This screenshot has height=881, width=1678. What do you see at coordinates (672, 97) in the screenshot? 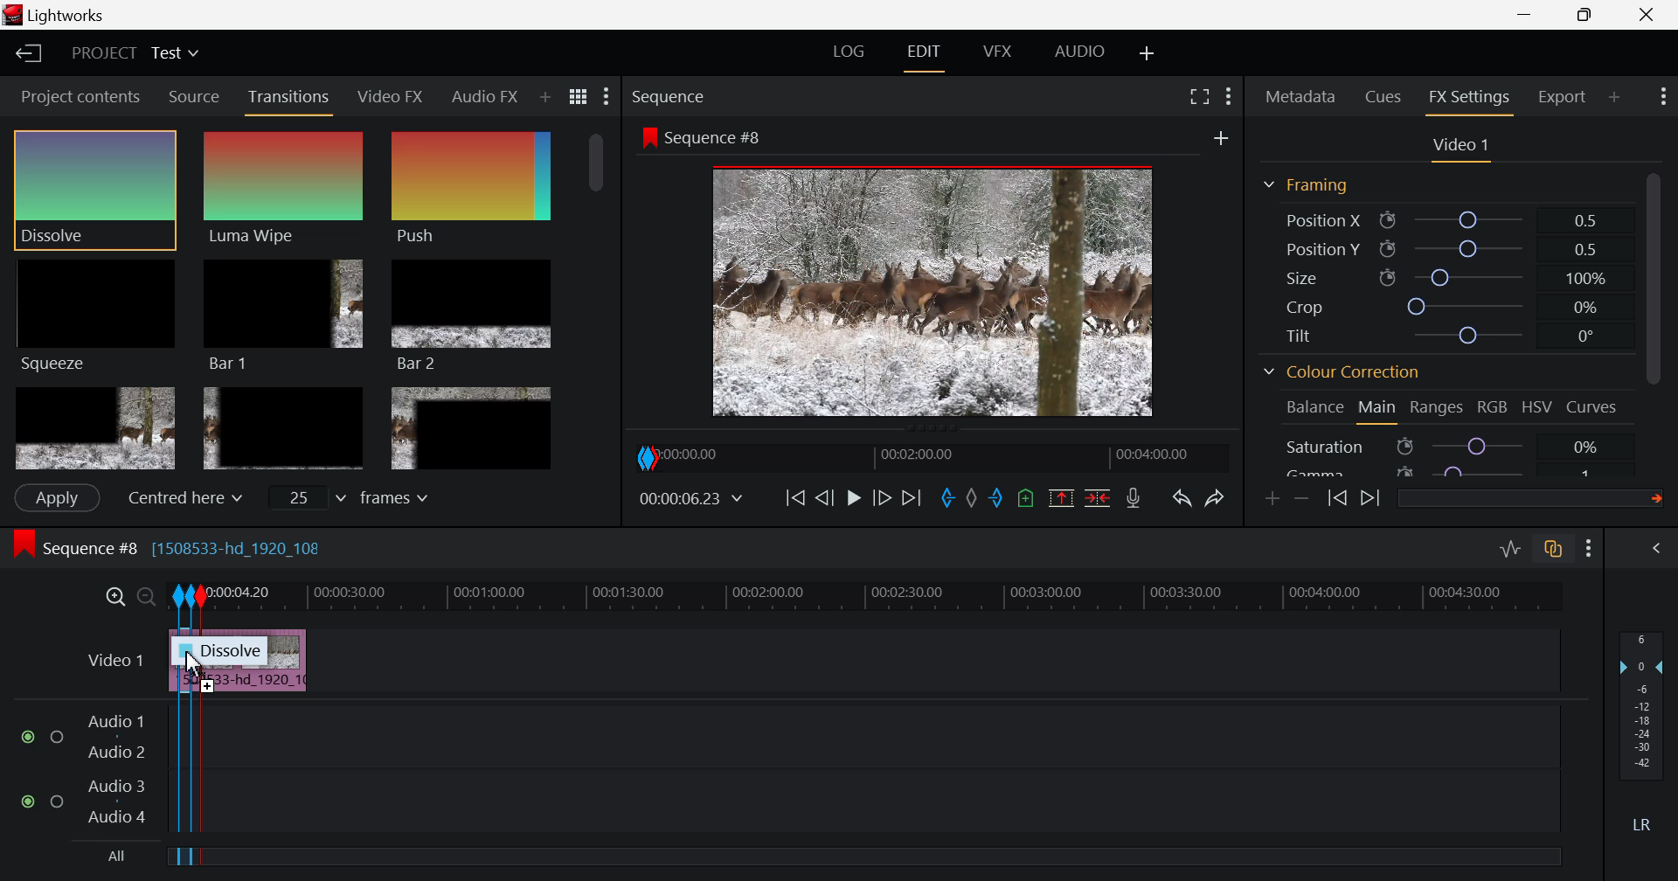
I see `Sequence ` at bounding box center [672, 97].